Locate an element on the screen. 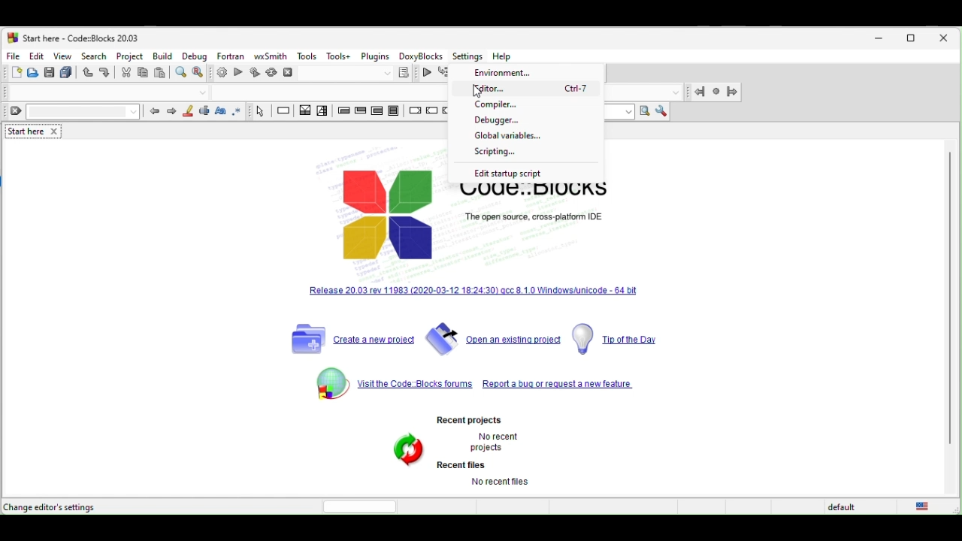 The image size is (962, 541). jump back is located at coordinates (696, 92).